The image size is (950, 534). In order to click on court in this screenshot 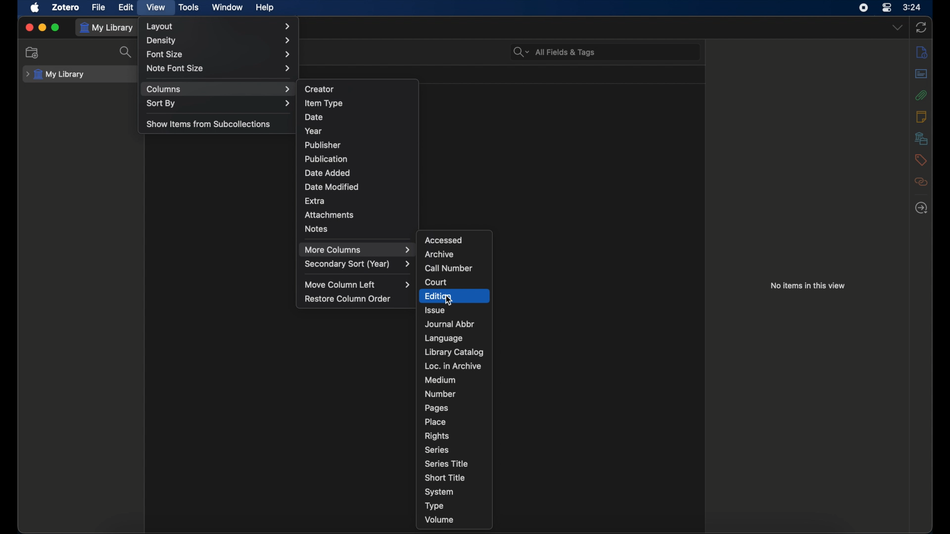, I will do `click(436, 282)`.